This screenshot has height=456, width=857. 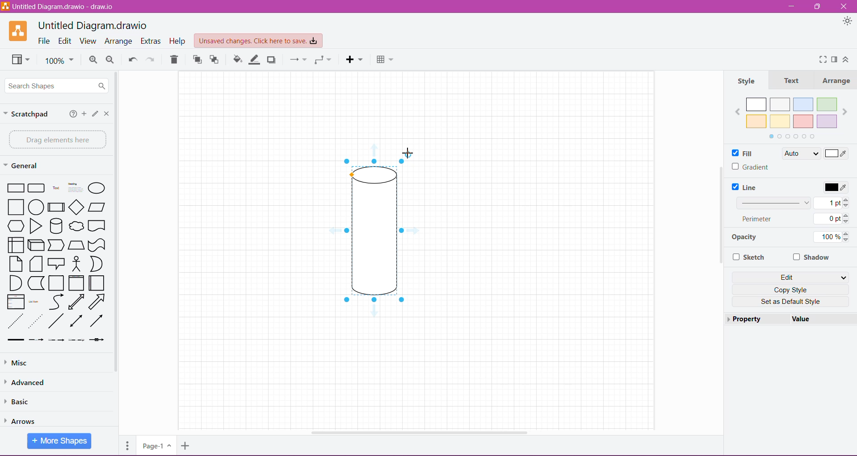 I want to click on Line - click to enable/disable, so click(x=748, y=187).